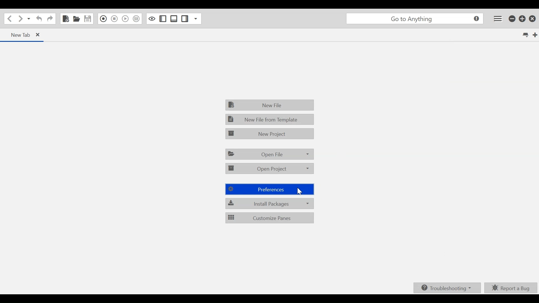 The width and height of the screenshot is (539, 303). What do you see at coordinates (114, 19) in the screenshot?
I see `Stop Recording ` at bounding box center [114, 19].